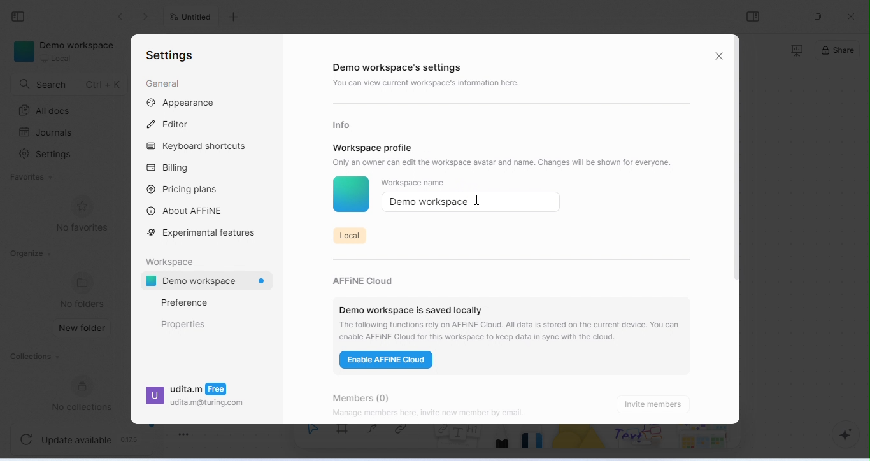 This screenshot has height=461, width=870. I want to click on demo workspace's settings, so click(400, 68).